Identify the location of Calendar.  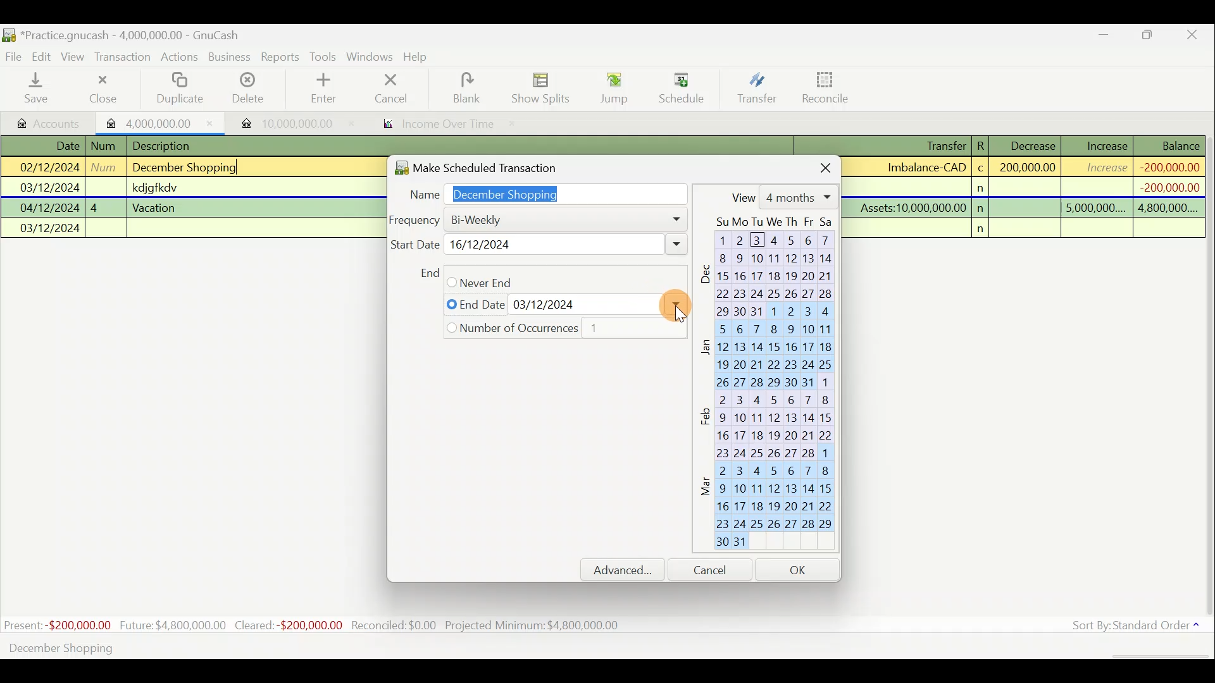
(772, 386).